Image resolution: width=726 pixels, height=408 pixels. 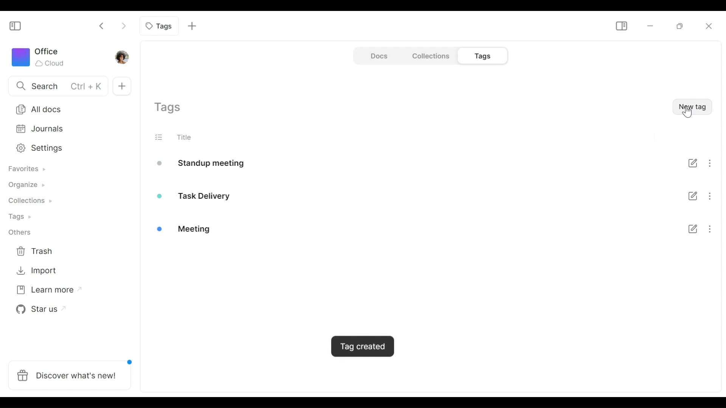 What do you see at coordinates (55, 87) in the screenshot?
I see `Search` at bounding box center [55, 87].